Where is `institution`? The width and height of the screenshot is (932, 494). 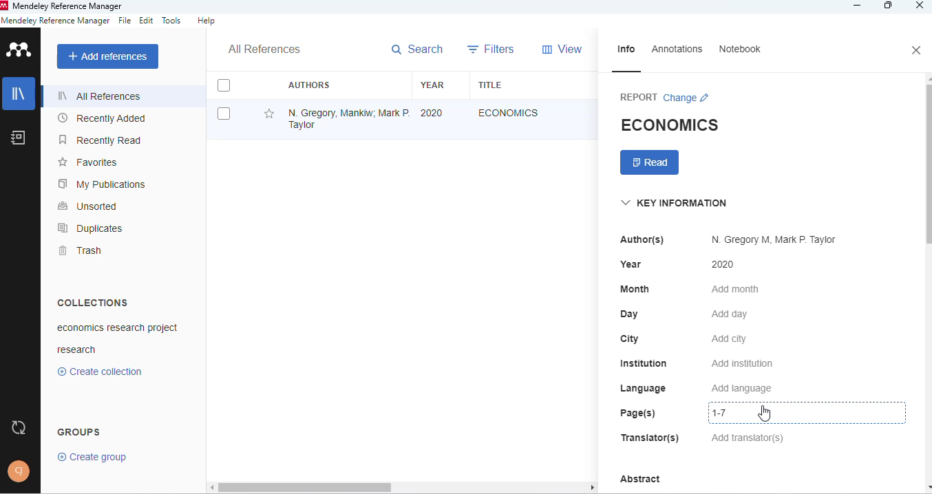
institution is located at coordinates (644, 363).